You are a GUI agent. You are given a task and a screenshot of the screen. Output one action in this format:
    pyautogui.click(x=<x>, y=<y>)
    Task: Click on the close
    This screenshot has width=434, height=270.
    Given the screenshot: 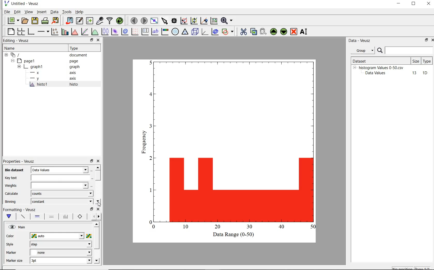 What is the action you would take?
    pyautogui.click(x=98, y=209)
    